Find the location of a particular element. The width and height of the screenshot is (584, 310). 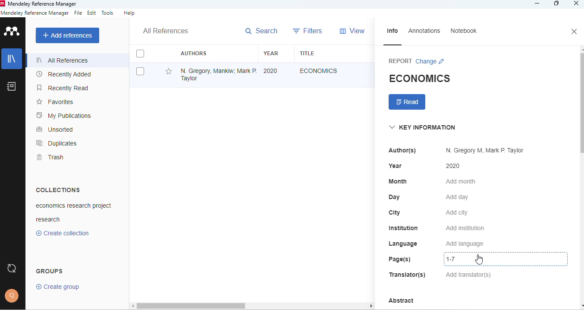

year is located at coordinates (271, 54).